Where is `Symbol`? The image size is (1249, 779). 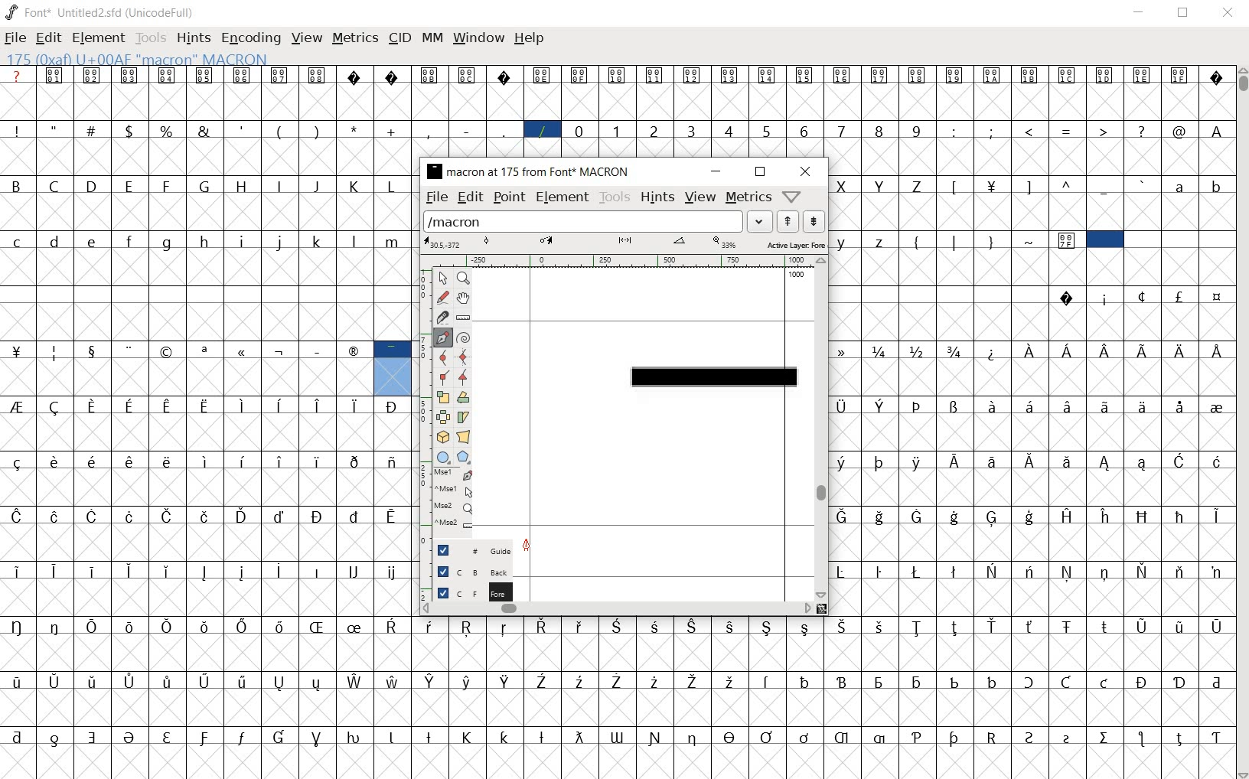 Symbol is located at coordinates (246, 626).